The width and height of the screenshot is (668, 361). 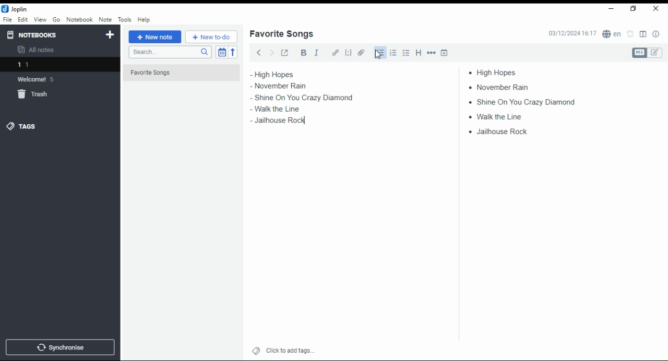 I want to click on all notes, so click(x=39, y=50).